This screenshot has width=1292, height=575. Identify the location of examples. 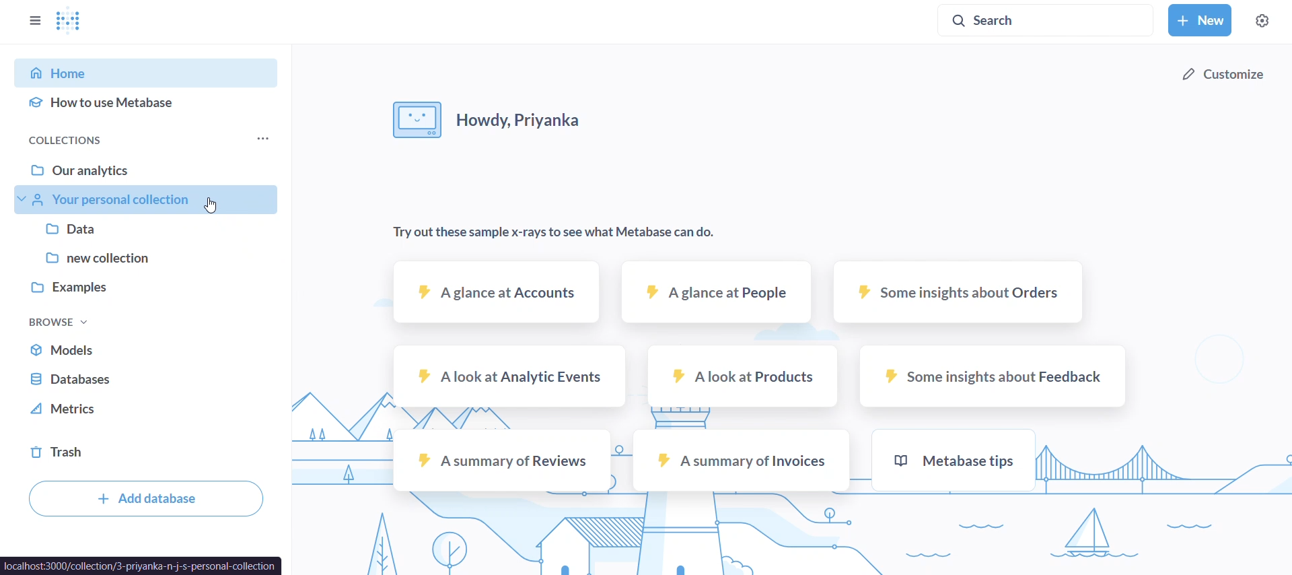
(149, 283).